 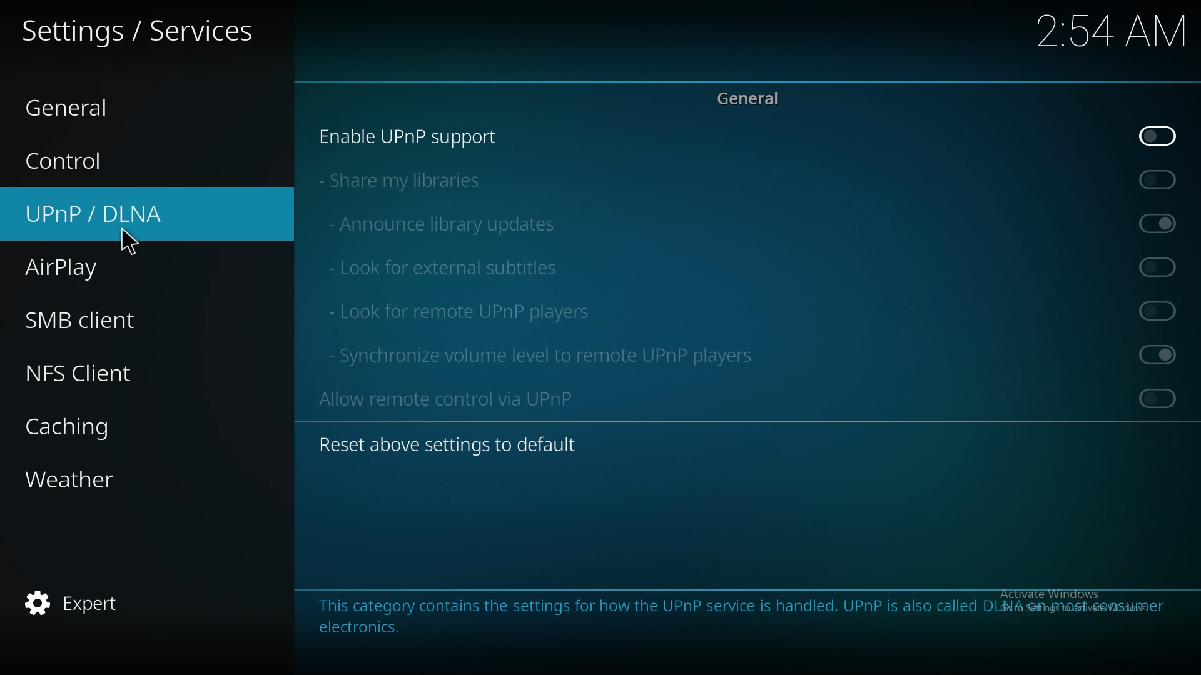 What do you see at coordinates (420, 136) in the screenshot?
I see `enable upnp support` at bounding box center [420, 136].